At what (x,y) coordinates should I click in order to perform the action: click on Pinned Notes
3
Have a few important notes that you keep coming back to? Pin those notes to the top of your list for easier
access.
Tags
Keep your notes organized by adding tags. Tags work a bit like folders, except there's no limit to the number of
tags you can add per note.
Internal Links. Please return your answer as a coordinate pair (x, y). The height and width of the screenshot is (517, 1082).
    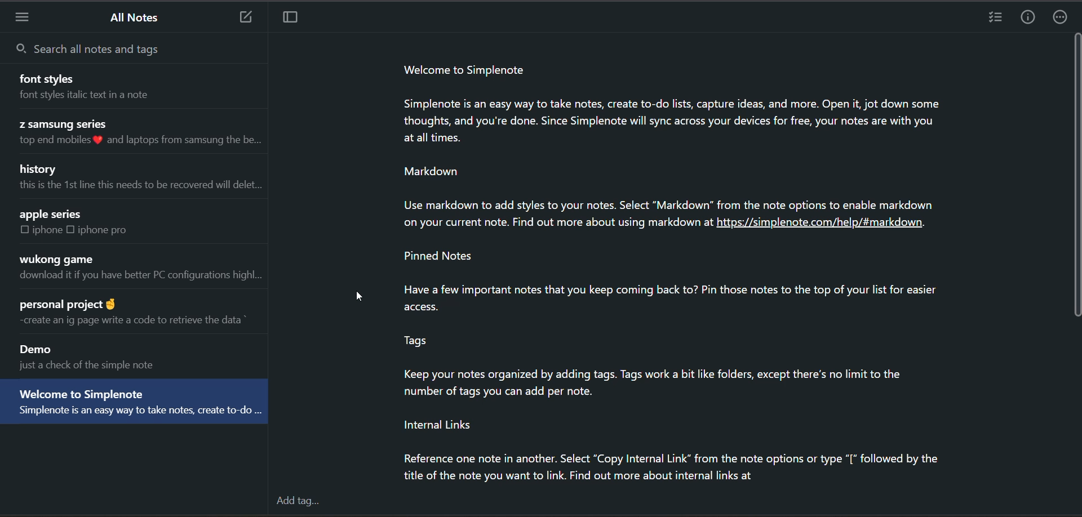
    Looking at the image, I should click on (658, 345).